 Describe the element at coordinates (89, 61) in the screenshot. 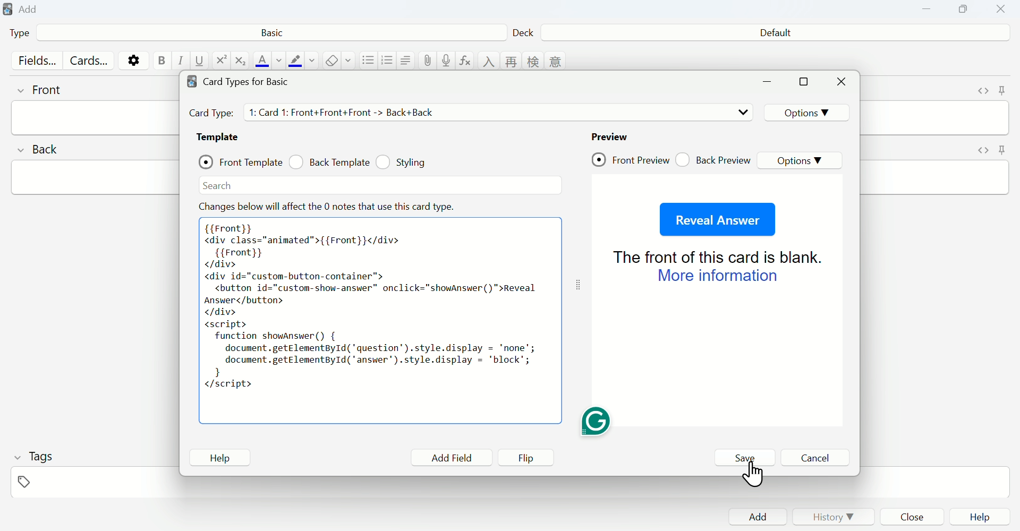

I see `Cards` at that location.